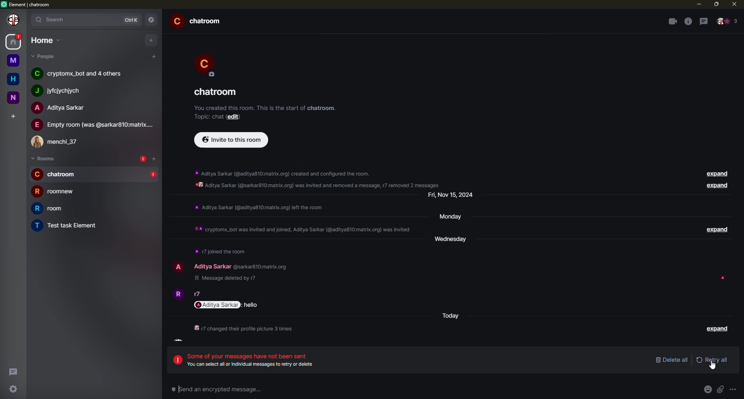 The height and width of the screenshot is (399, 744). I want to click on info, so click(300, 230).